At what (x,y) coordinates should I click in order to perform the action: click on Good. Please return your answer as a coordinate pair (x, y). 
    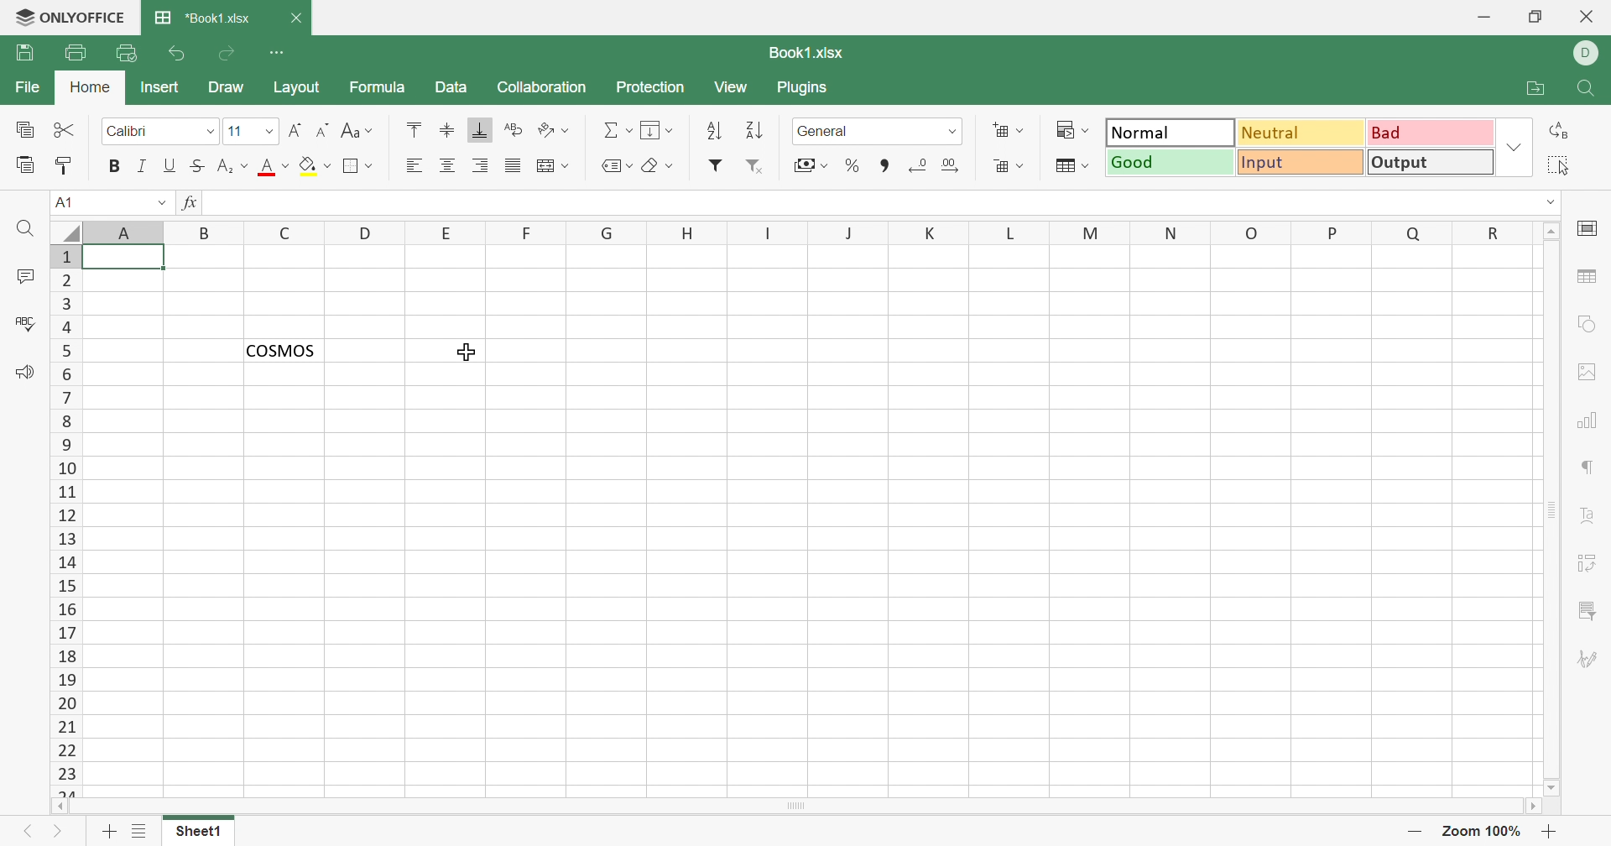
    Looking at the image, I should click on (1169, 163).